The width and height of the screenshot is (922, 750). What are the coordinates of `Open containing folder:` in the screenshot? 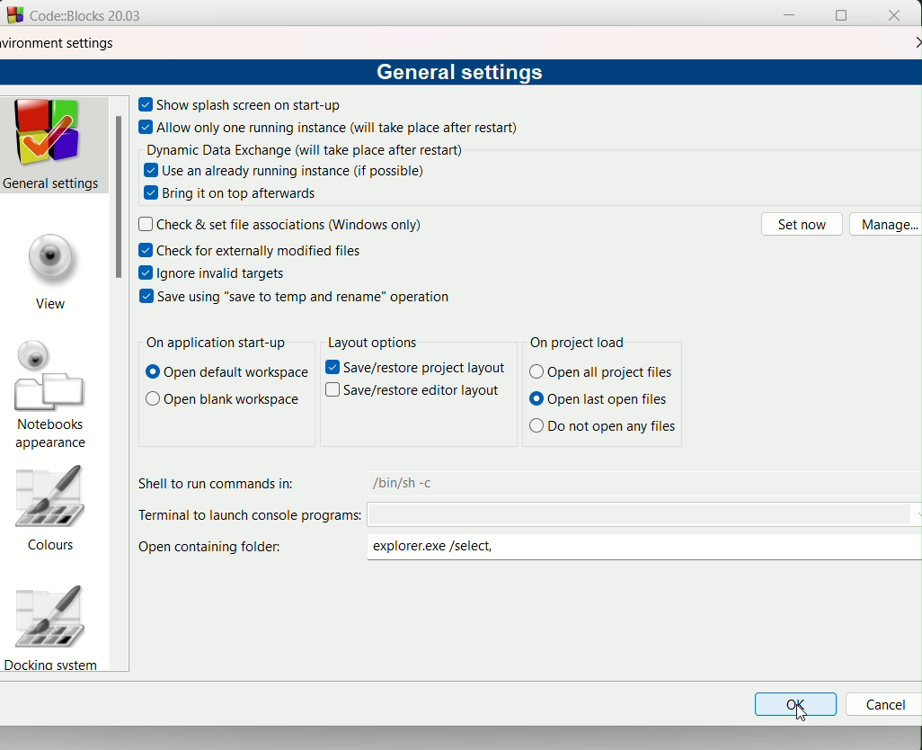 It's located at (219, 552).